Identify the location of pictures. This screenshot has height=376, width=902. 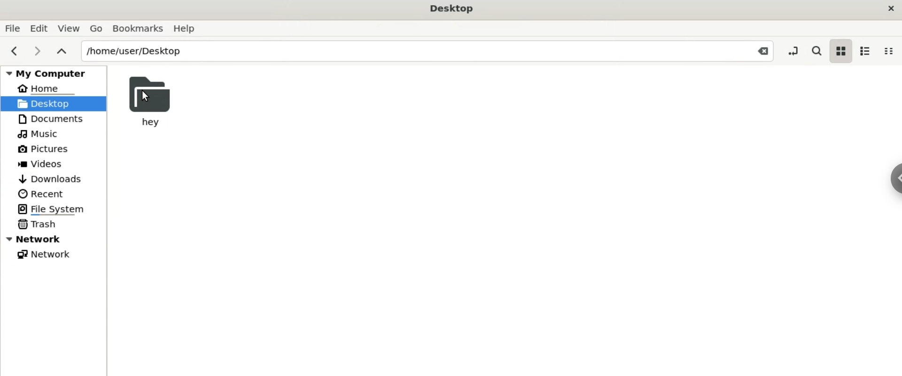
(44, 150).